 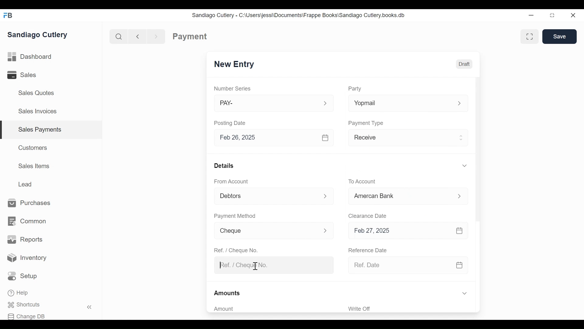 What do you see at coordinates (39, 34) in the screenshot?
I see `Sandiago Cutlery` at bounding box center [39, 34].